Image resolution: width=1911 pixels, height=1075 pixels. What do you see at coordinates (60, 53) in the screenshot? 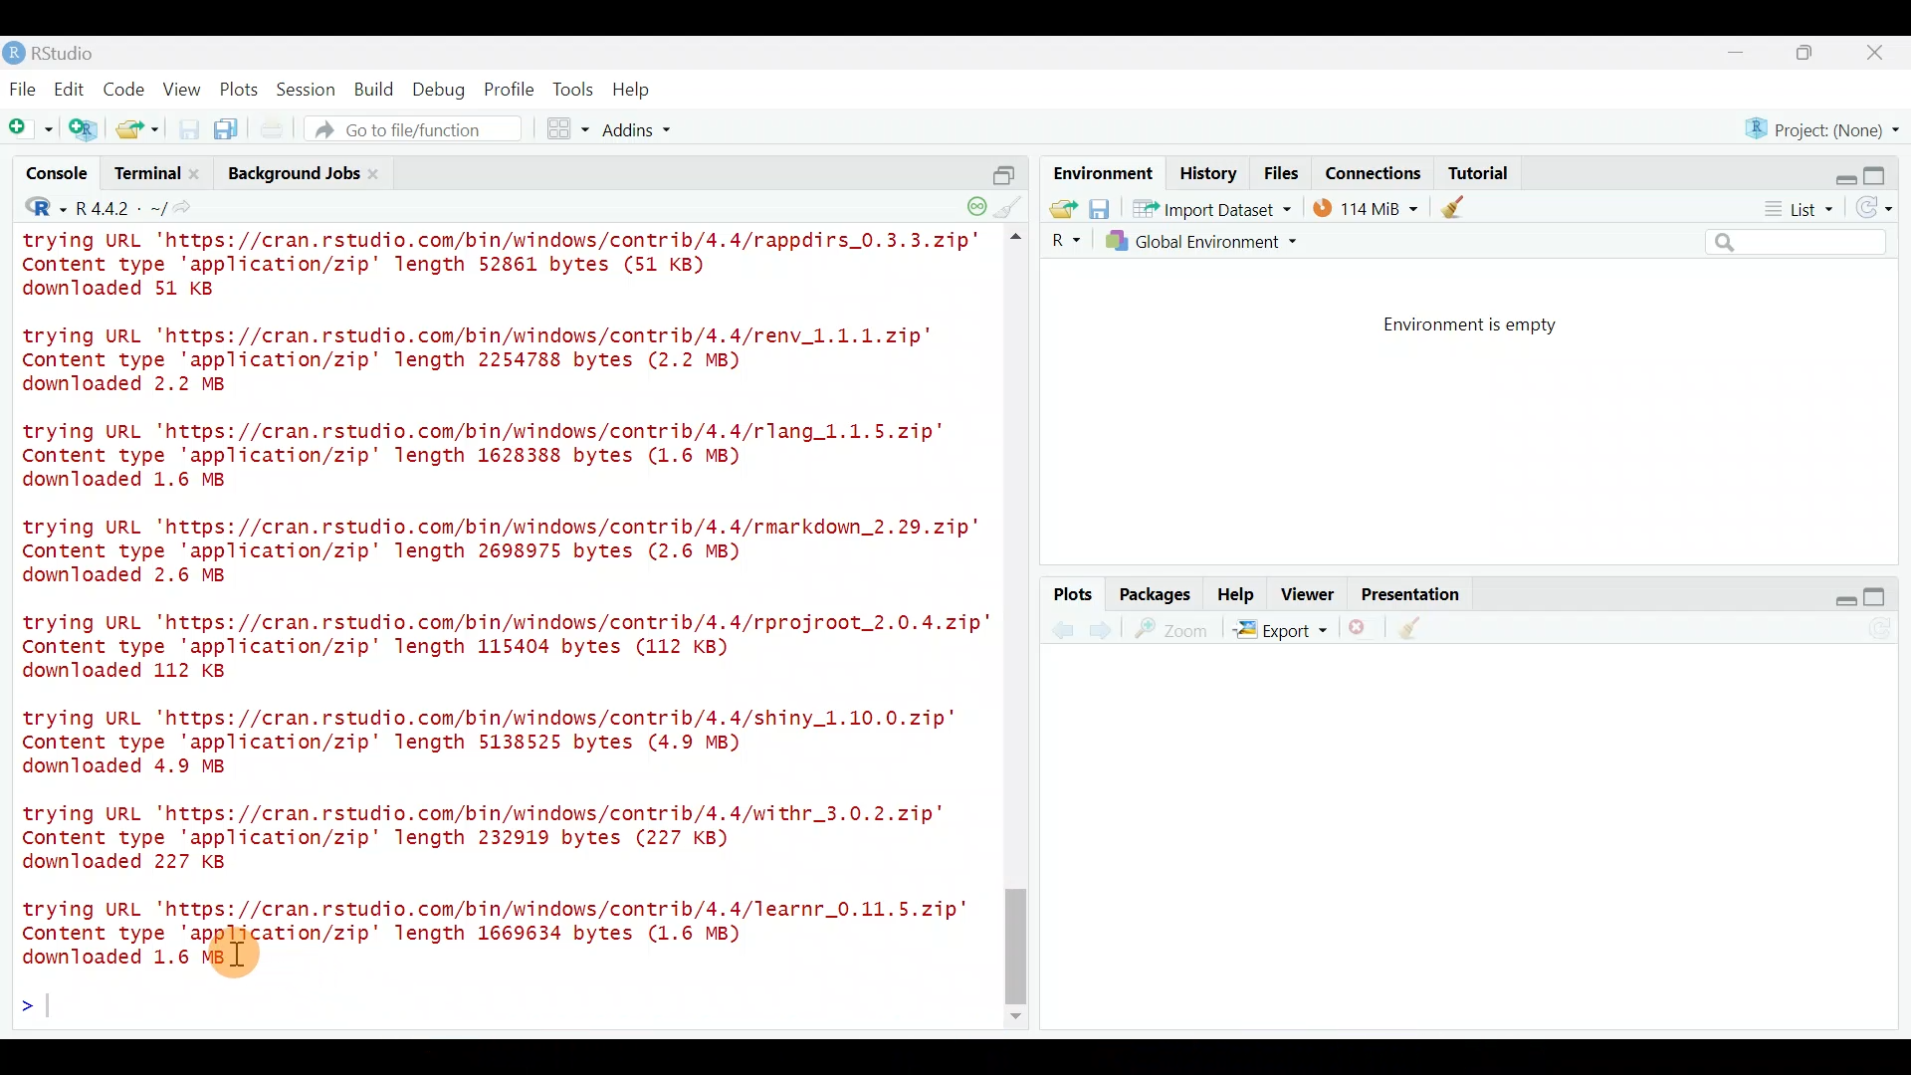
I see `RStudio` at bounding box center [60, 53].